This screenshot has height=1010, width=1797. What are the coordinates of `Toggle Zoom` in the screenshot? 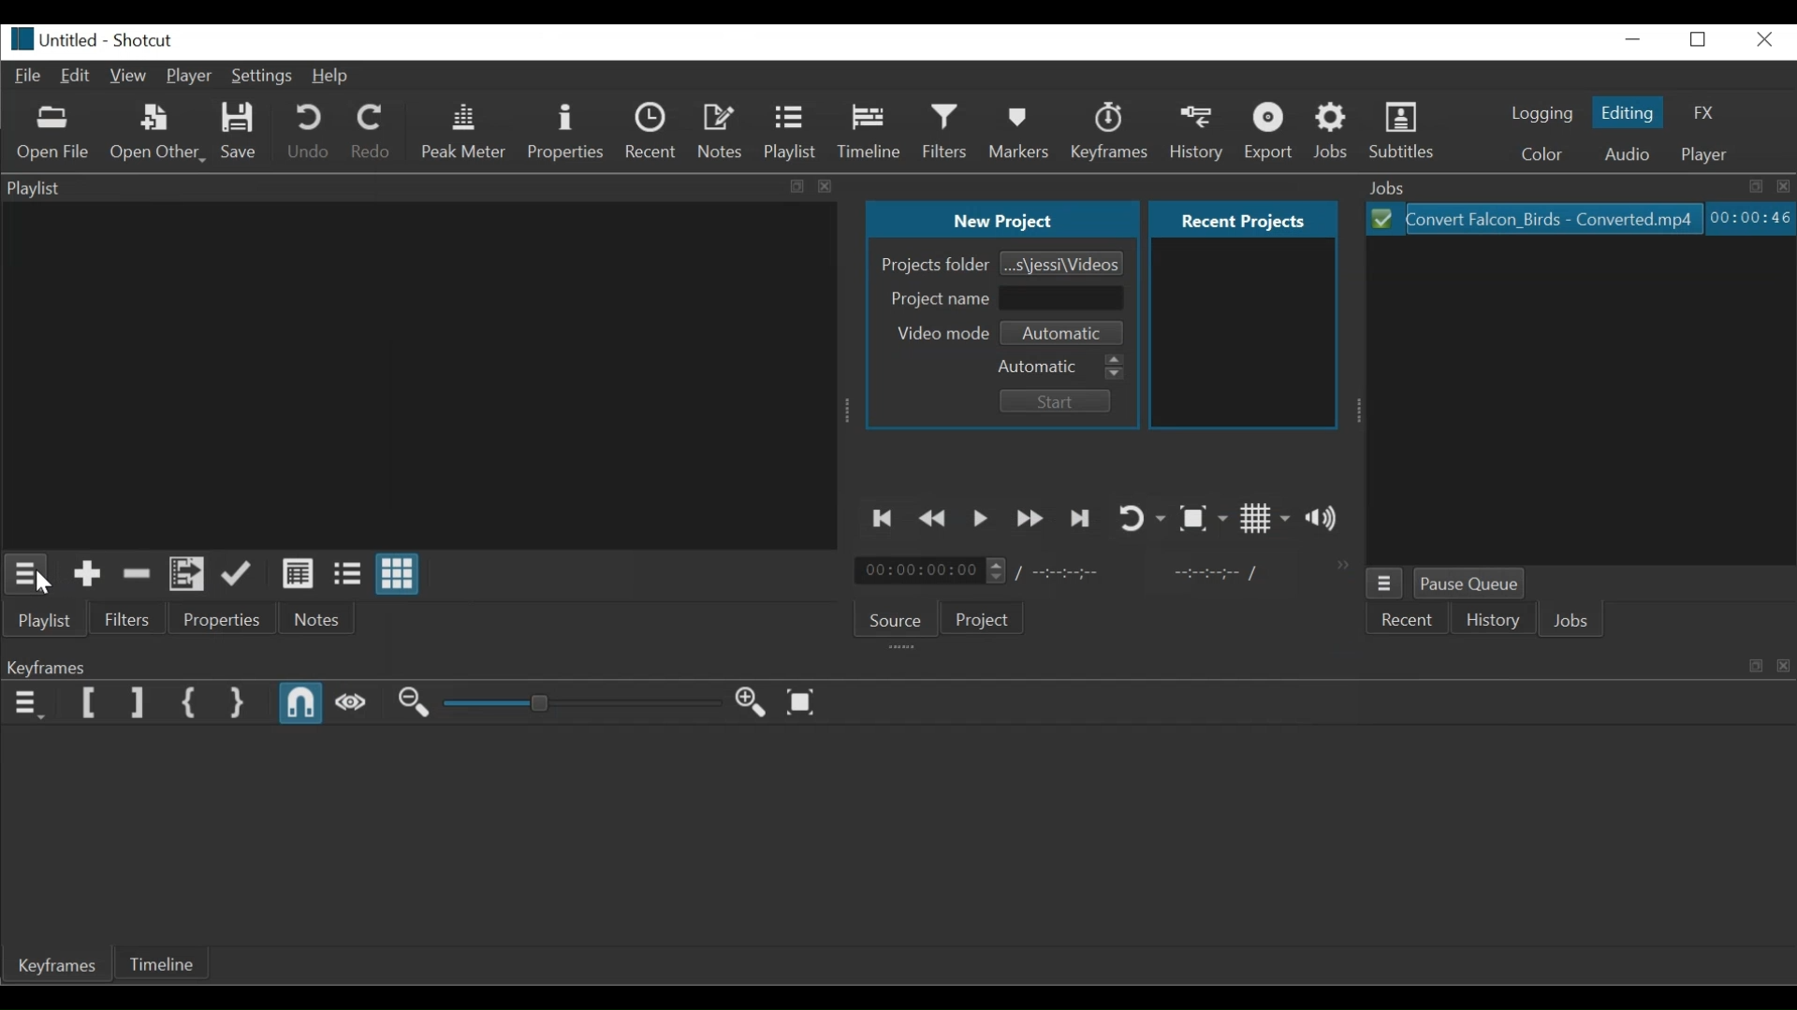 It's located at (1204, 518).